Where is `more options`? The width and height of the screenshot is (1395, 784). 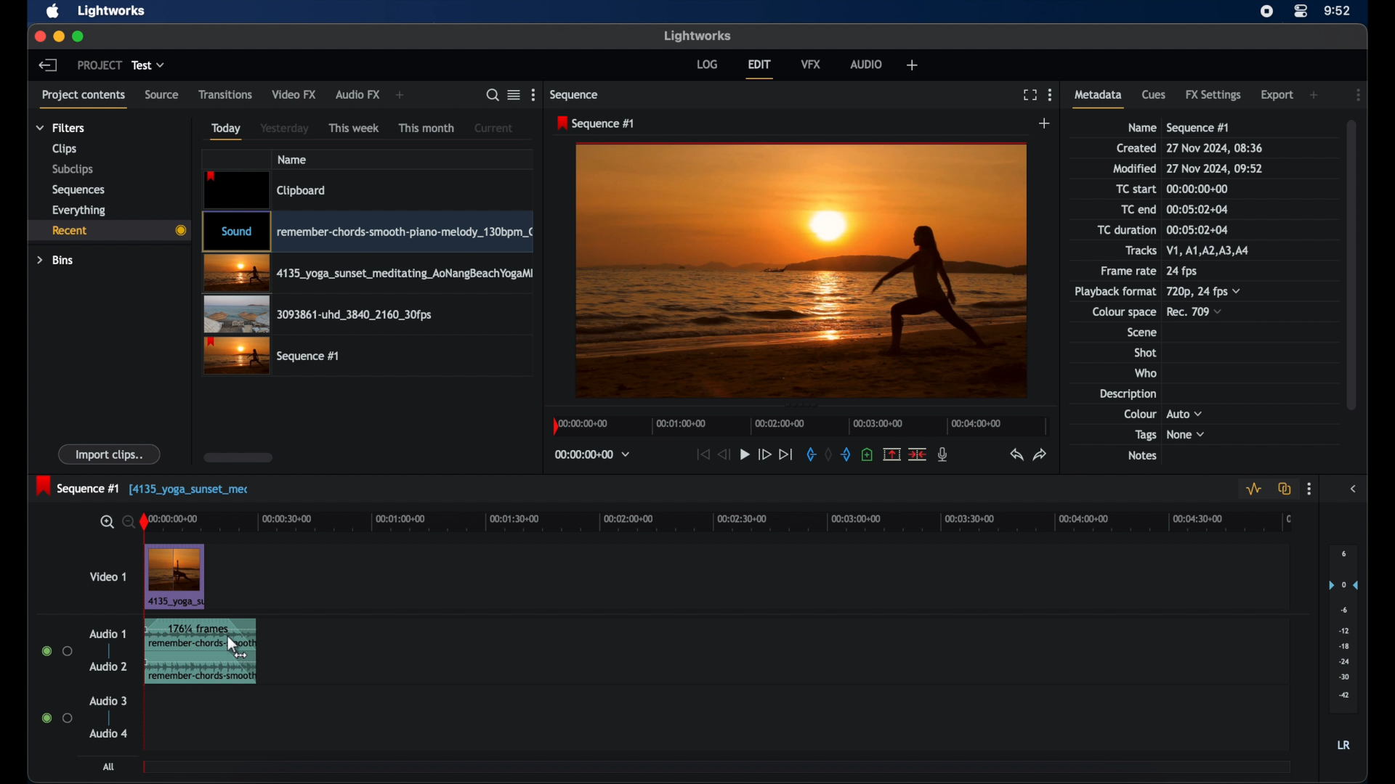 more options is located at coordinates (1309, 489).